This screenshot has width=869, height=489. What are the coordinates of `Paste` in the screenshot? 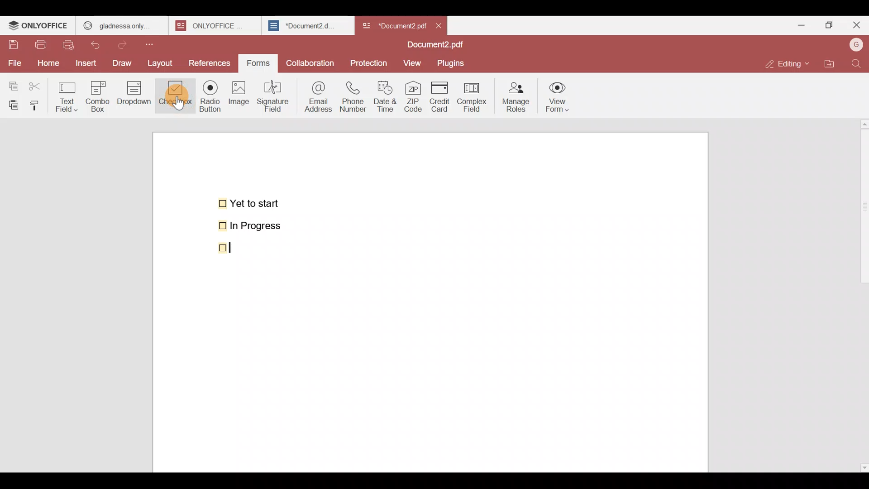 It's located at (12, 104).